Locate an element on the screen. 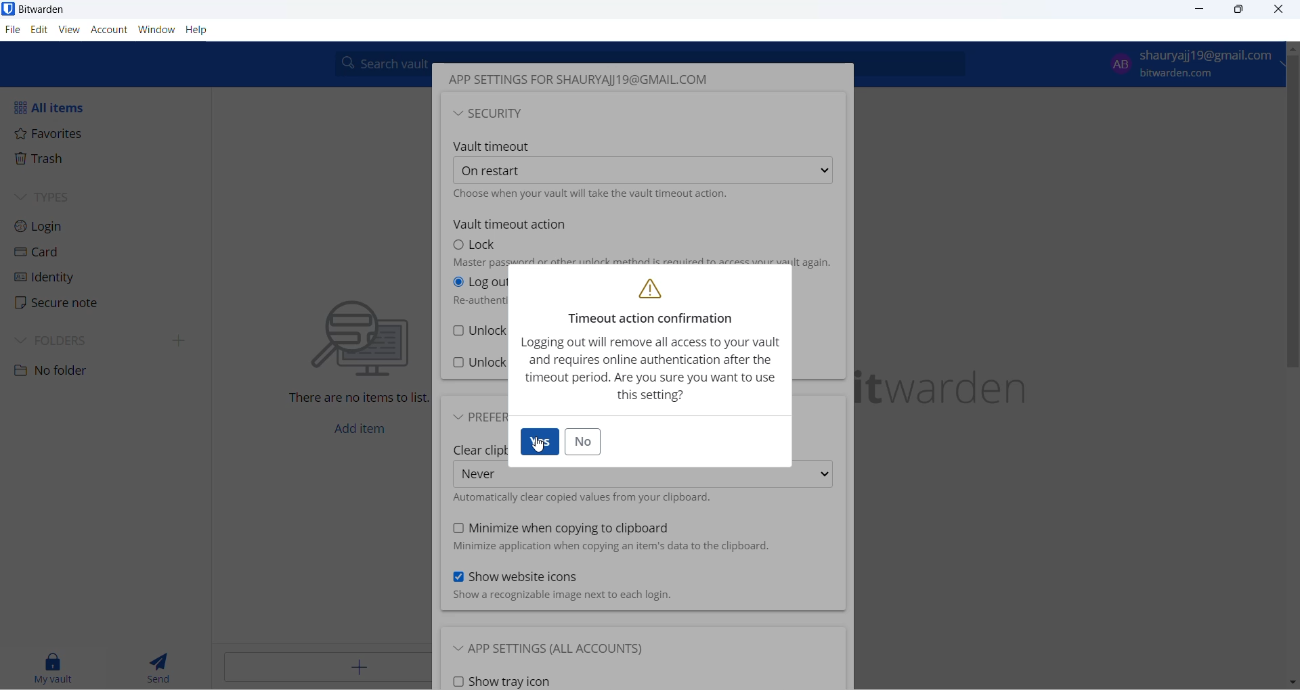  text is located at coordinates (598, 196).